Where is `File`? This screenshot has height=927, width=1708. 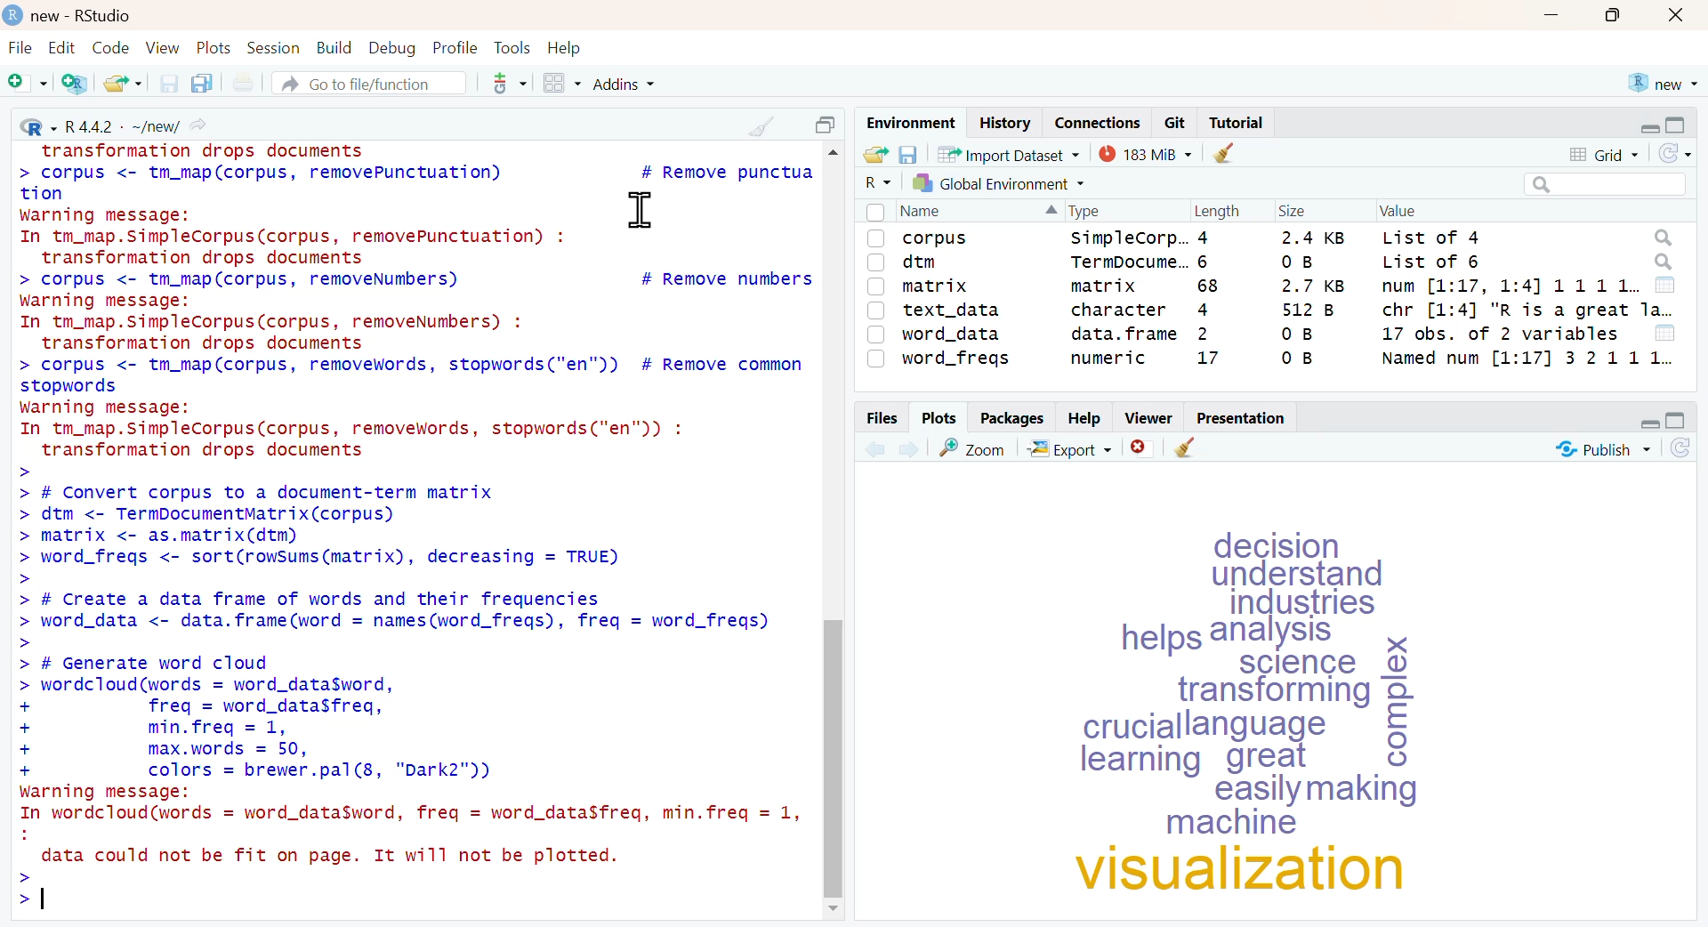
File is located at coordinates (20, 49).